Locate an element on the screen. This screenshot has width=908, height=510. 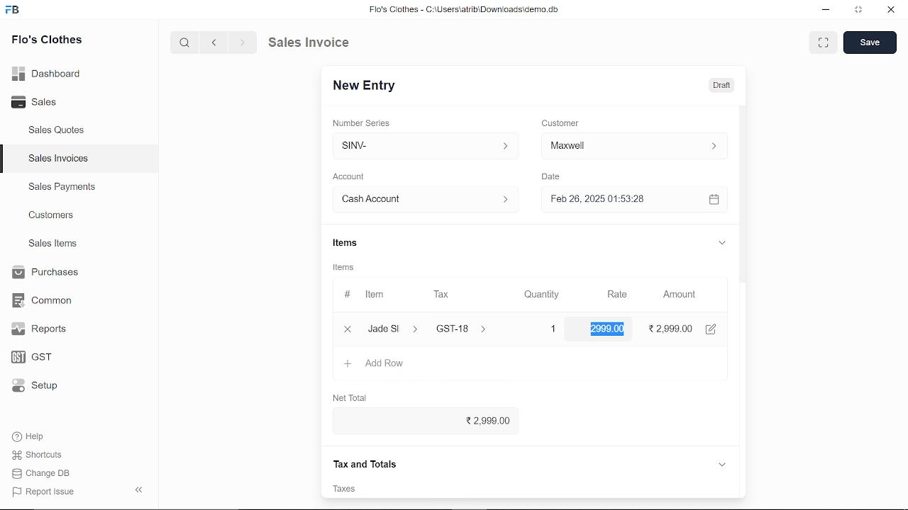
Net Total is located at coordinates (352, 395).